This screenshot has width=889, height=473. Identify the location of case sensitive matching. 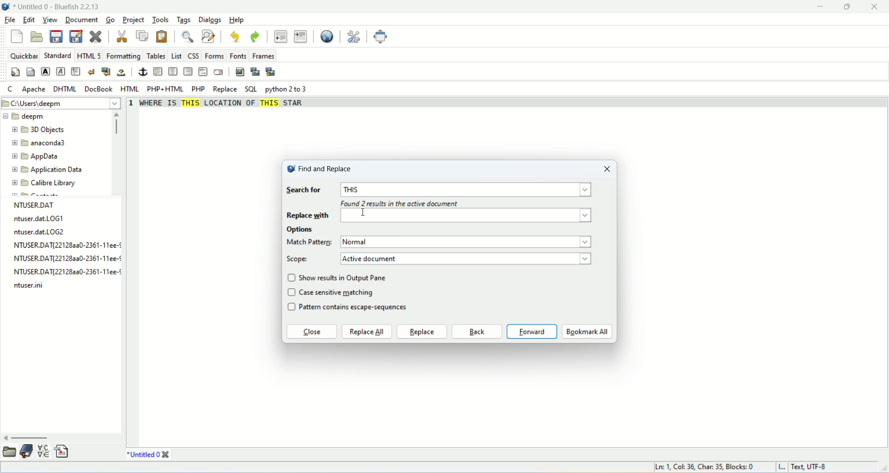
(338, 292).